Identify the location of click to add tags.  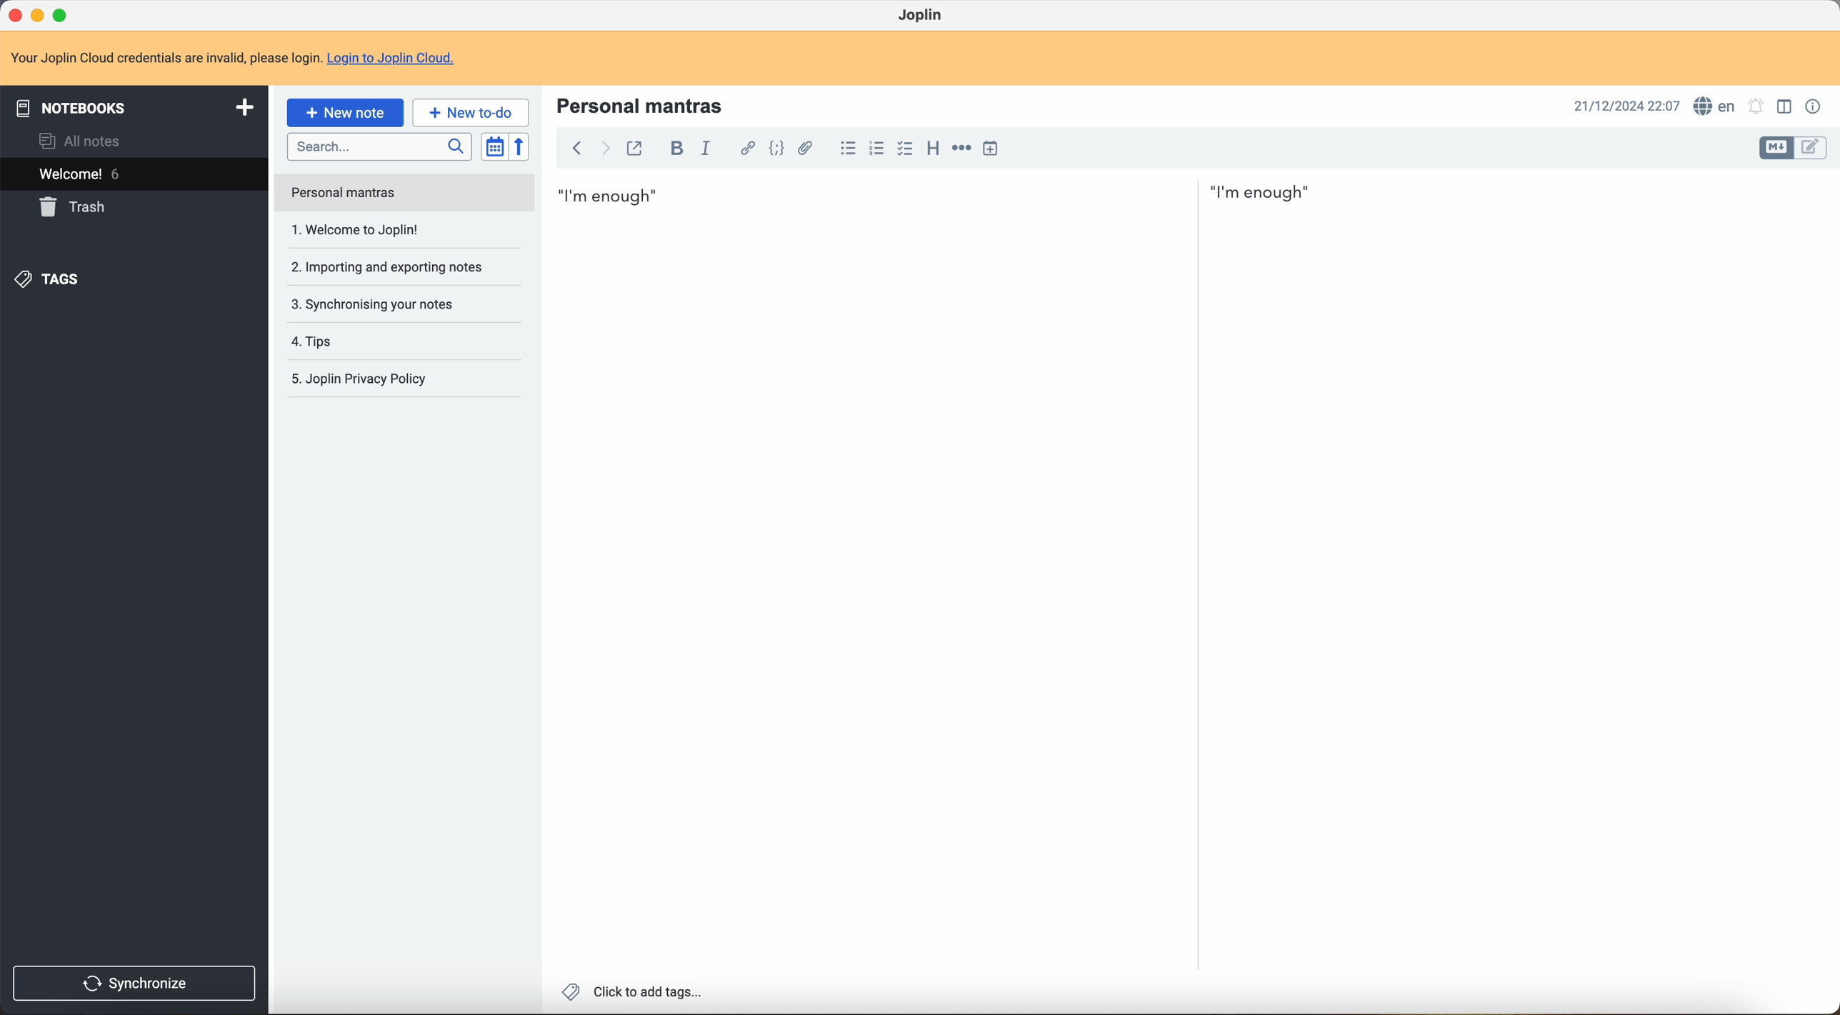
(630, 994).